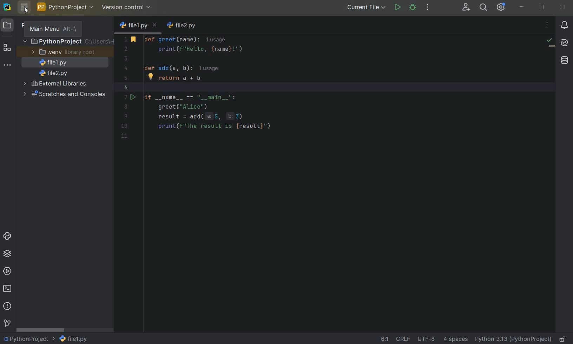 Image resolution: width=573 pixels, height=344 pixels. What do you see at coordinates (364, 8) in the screenshot?
I see `current file` at bounding box center [364, 8].